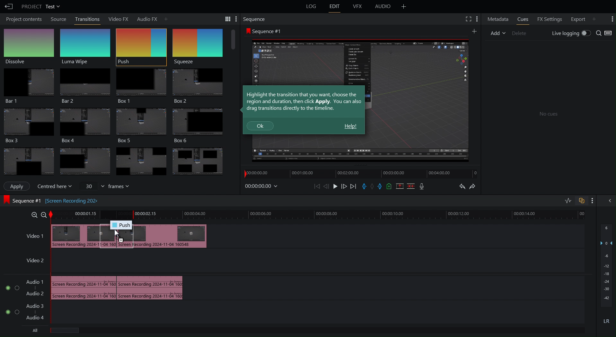  I want to click on Video 2, so click(32, 262).